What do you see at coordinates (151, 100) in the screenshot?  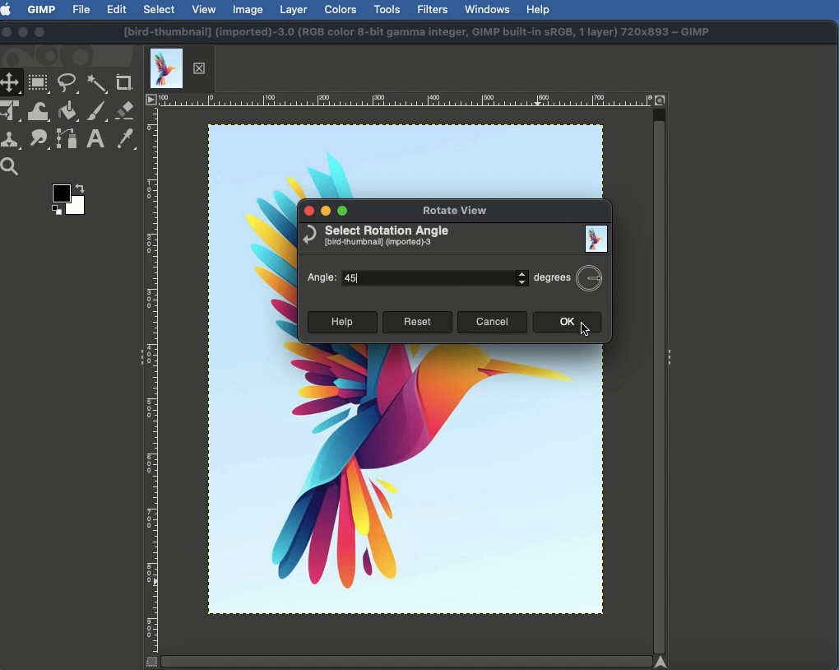 I see `Access the image menu` at bounding box center [151, 100].